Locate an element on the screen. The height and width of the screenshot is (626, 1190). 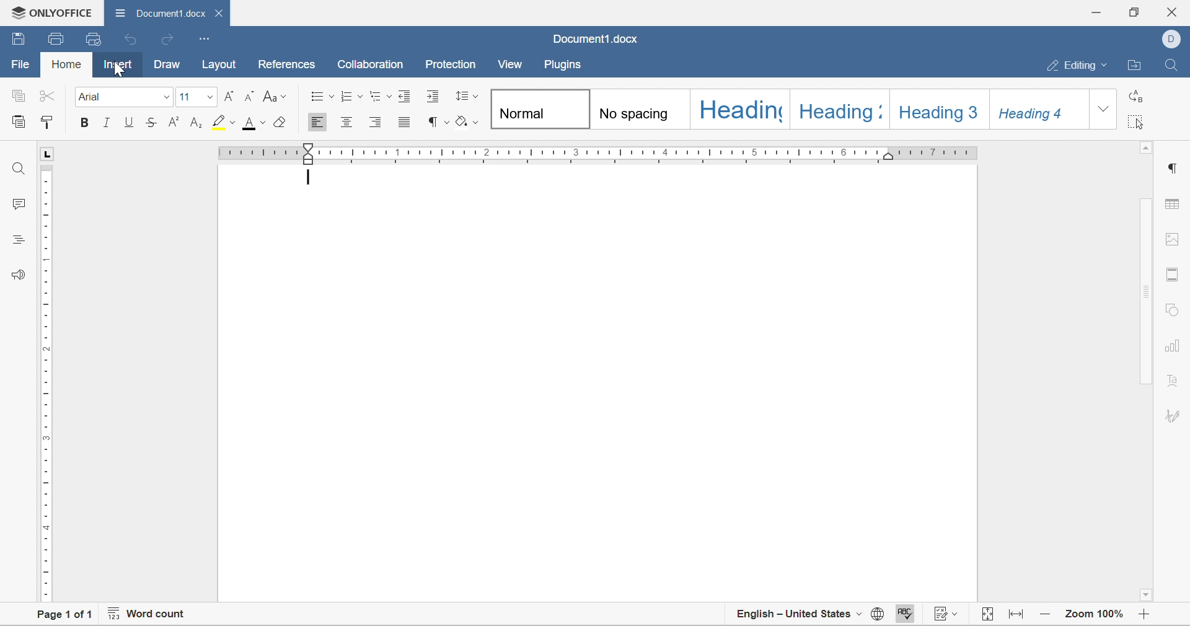
Search is located at coordinates (1173, 63).